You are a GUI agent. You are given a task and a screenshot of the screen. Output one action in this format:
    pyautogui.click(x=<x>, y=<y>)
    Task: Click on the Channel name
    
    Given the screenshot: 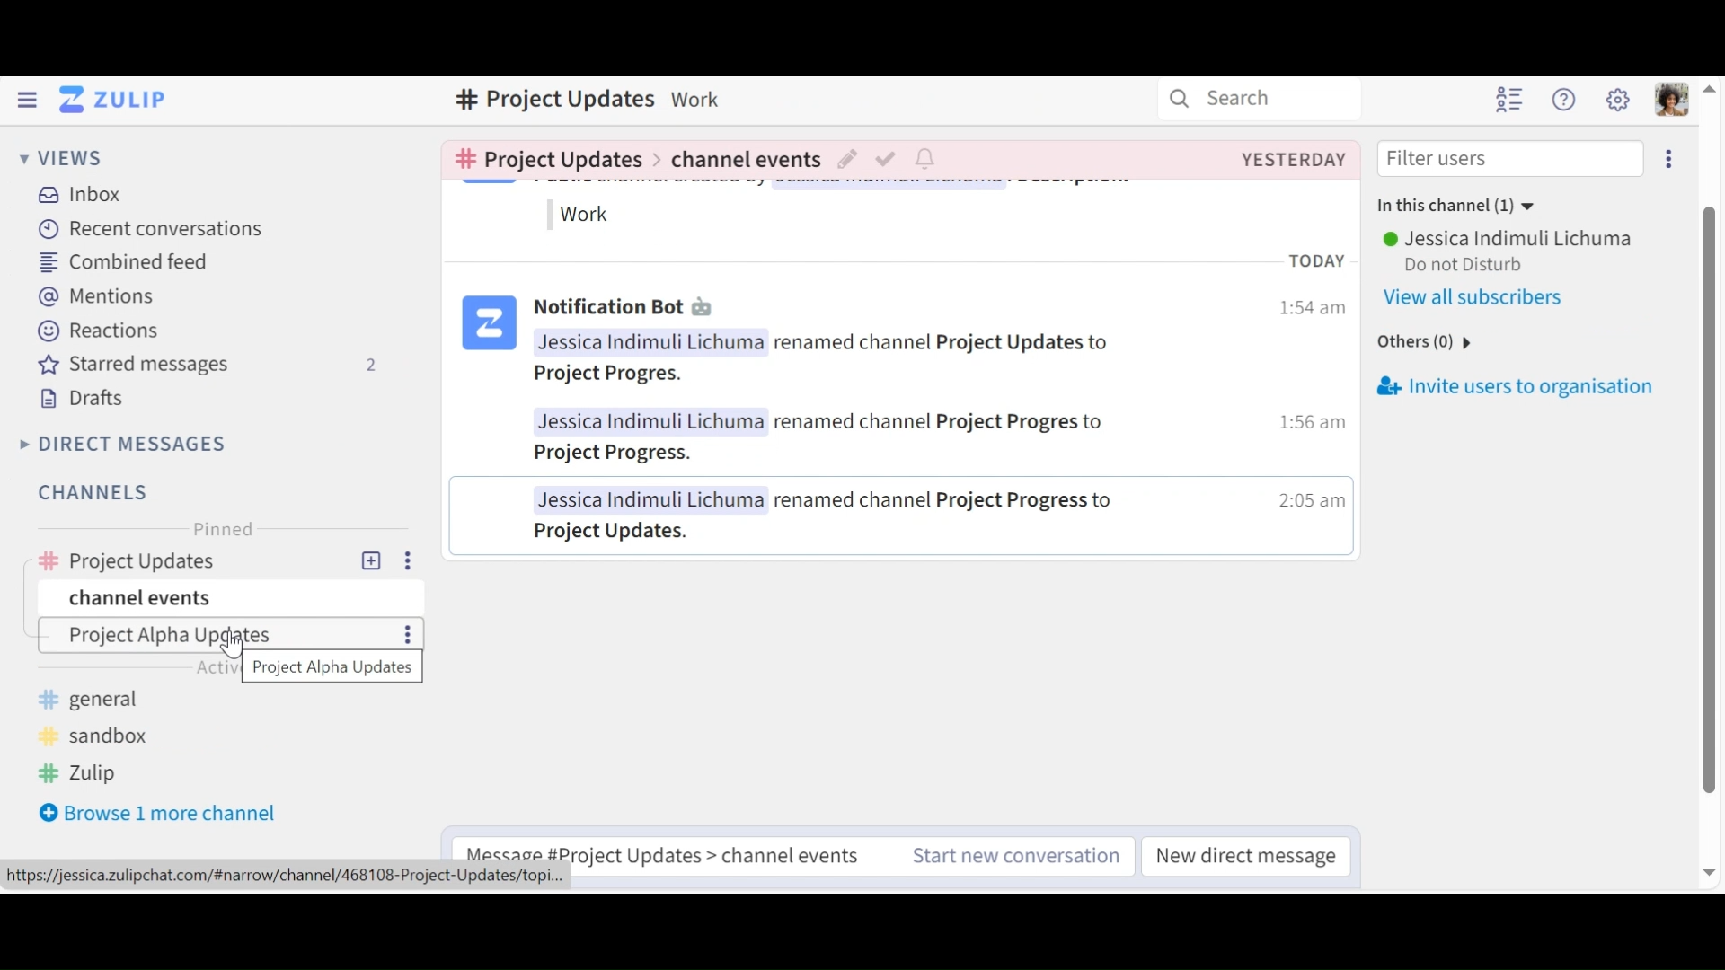 What is the action you would take?
    pyautogui.click(x=553, y=100)
    